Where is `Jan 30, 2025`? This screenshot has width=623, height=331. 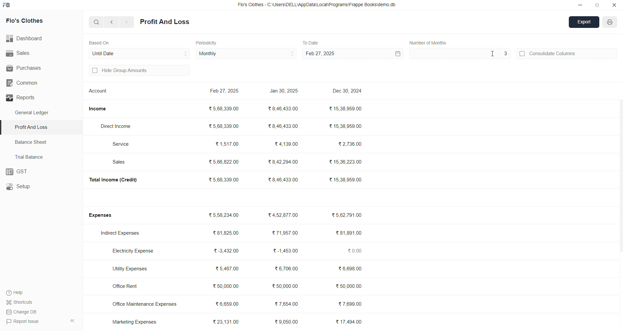 Jan 30, 2025 is located at coordinates (285, 92).